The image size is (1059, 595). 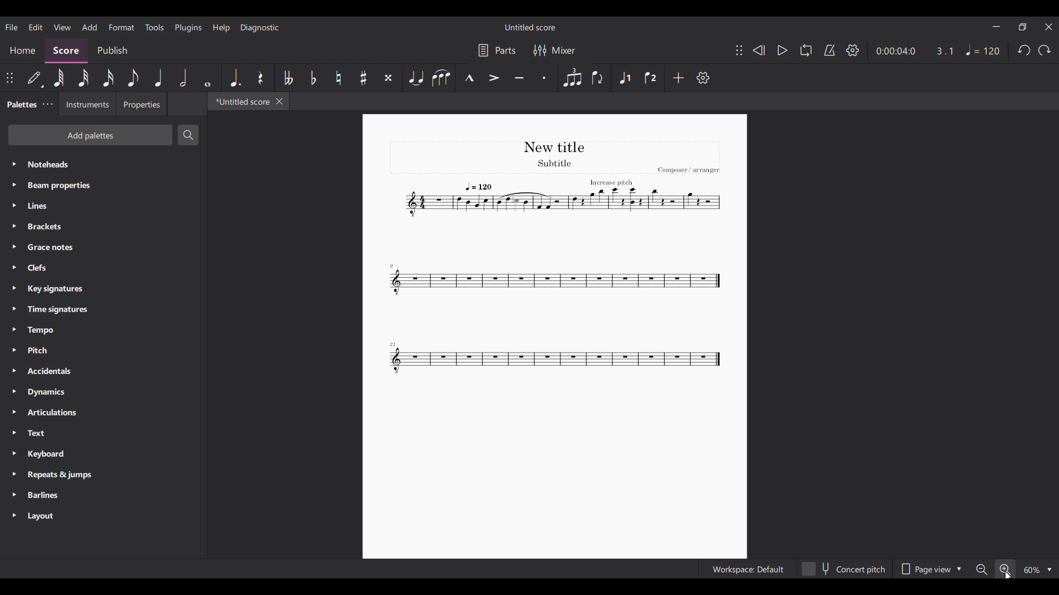 I want to click on File menu, so click(x=12, y=28).